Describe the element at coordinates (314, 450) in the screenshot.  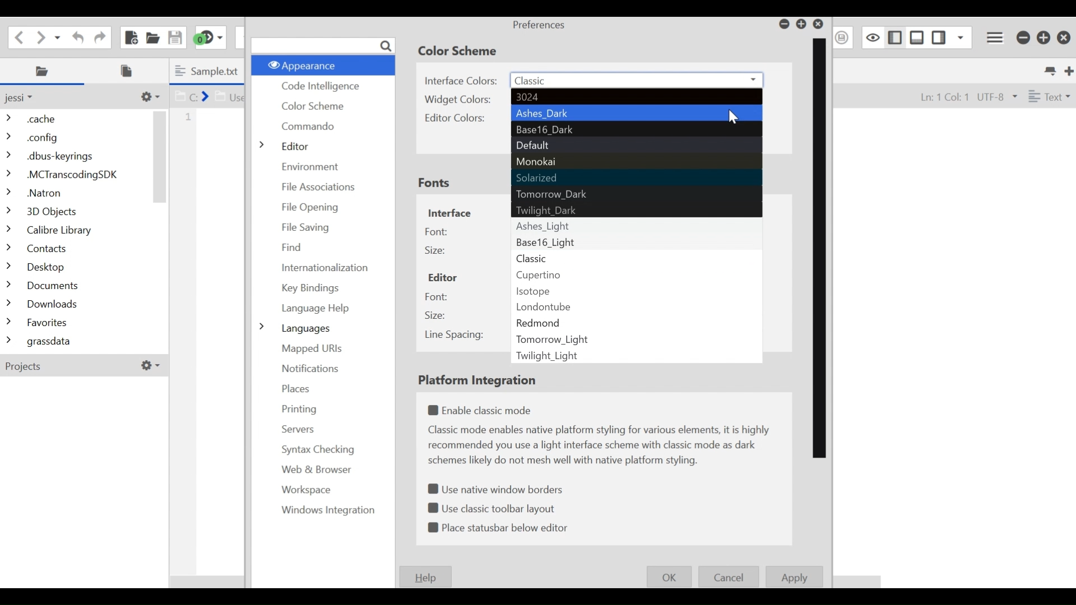
I see `Syntax Checking` at that location.